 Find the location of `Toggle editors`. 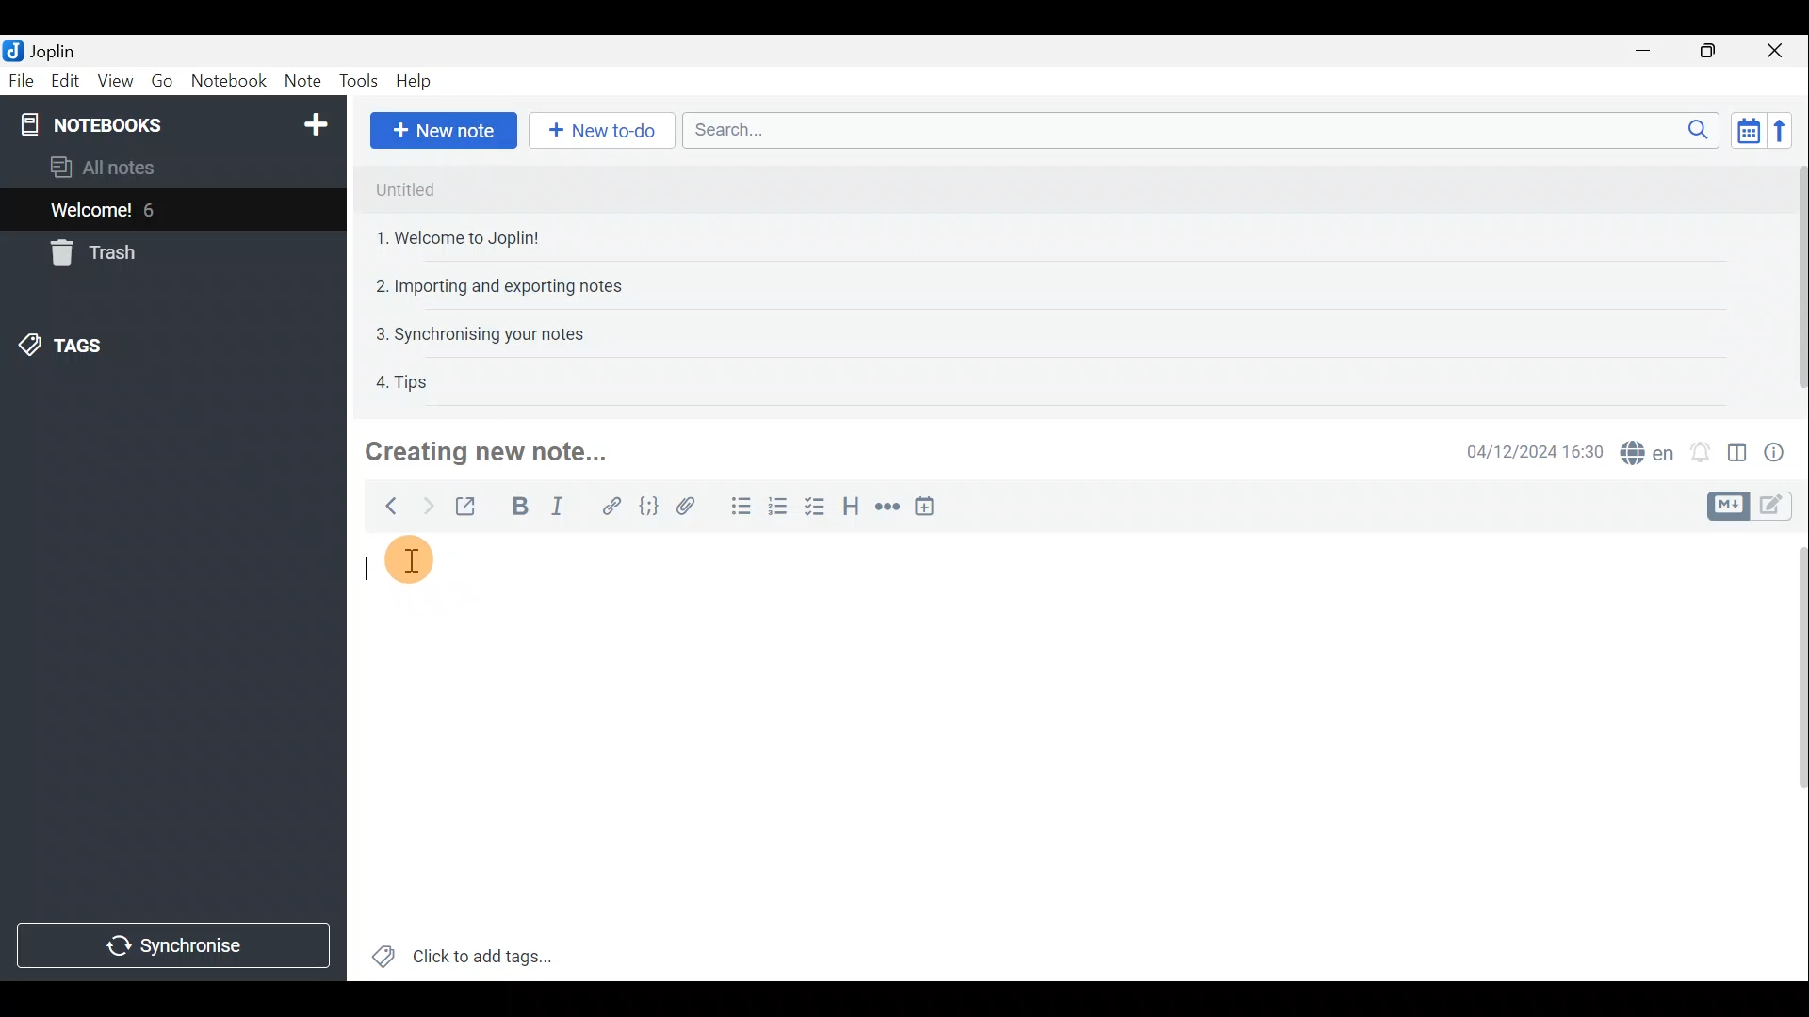

Toggle editors is located at coordinates (1725, 507).